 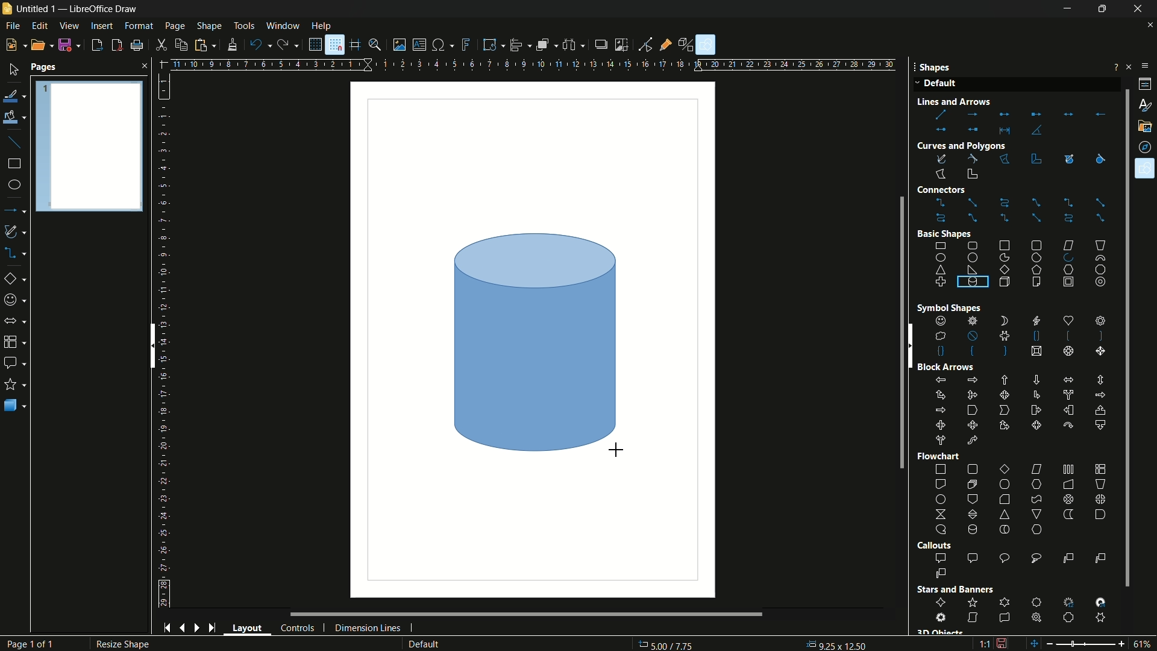 I want to click on layout, so click(x=248, y=627).